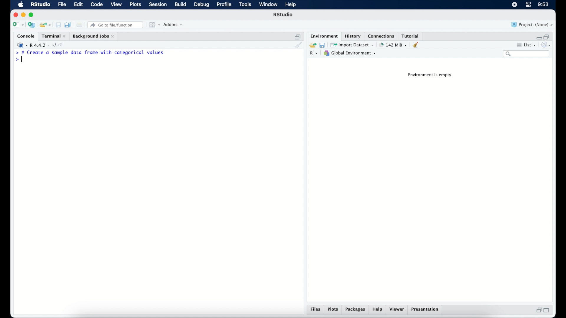 Image resolution: width=566 pixels, height=318 pixels. What do you see at coordinates (333, 310) in the screenshot?
I see `plots` at bounding box center [333, 310].